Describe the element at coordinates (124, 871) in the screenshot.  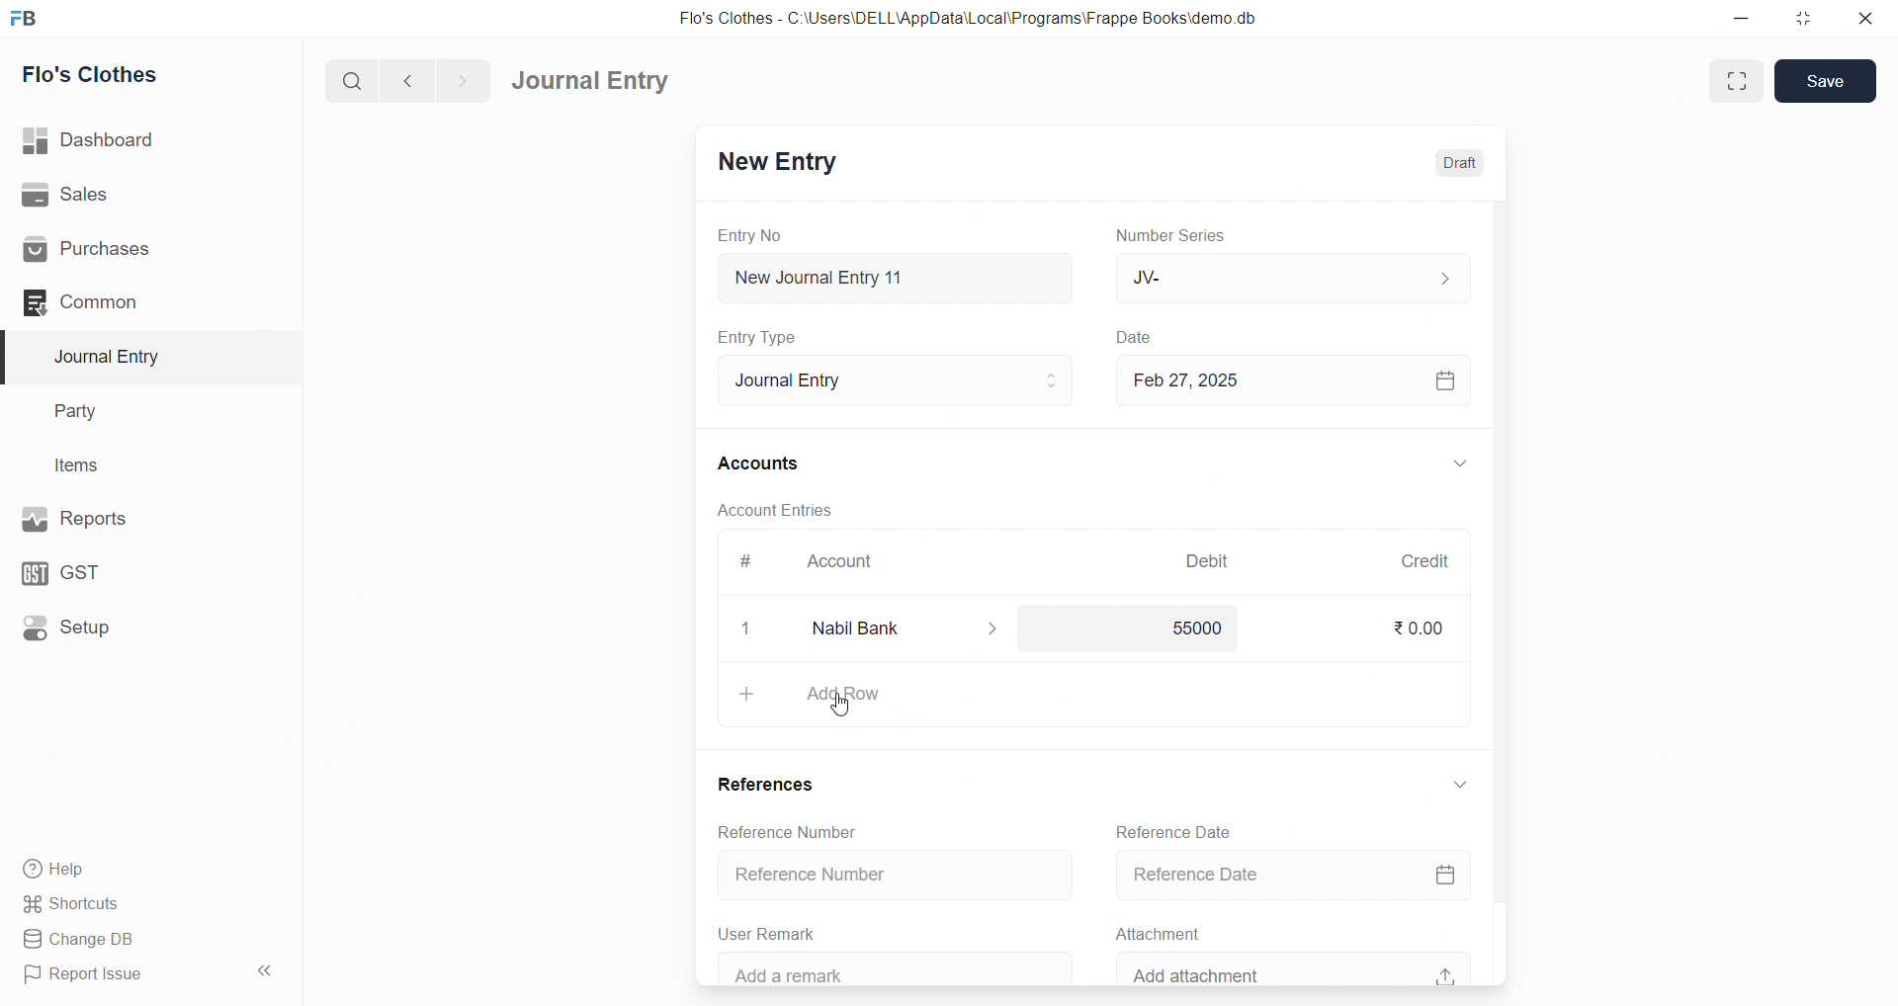
I see `Help` at that location.